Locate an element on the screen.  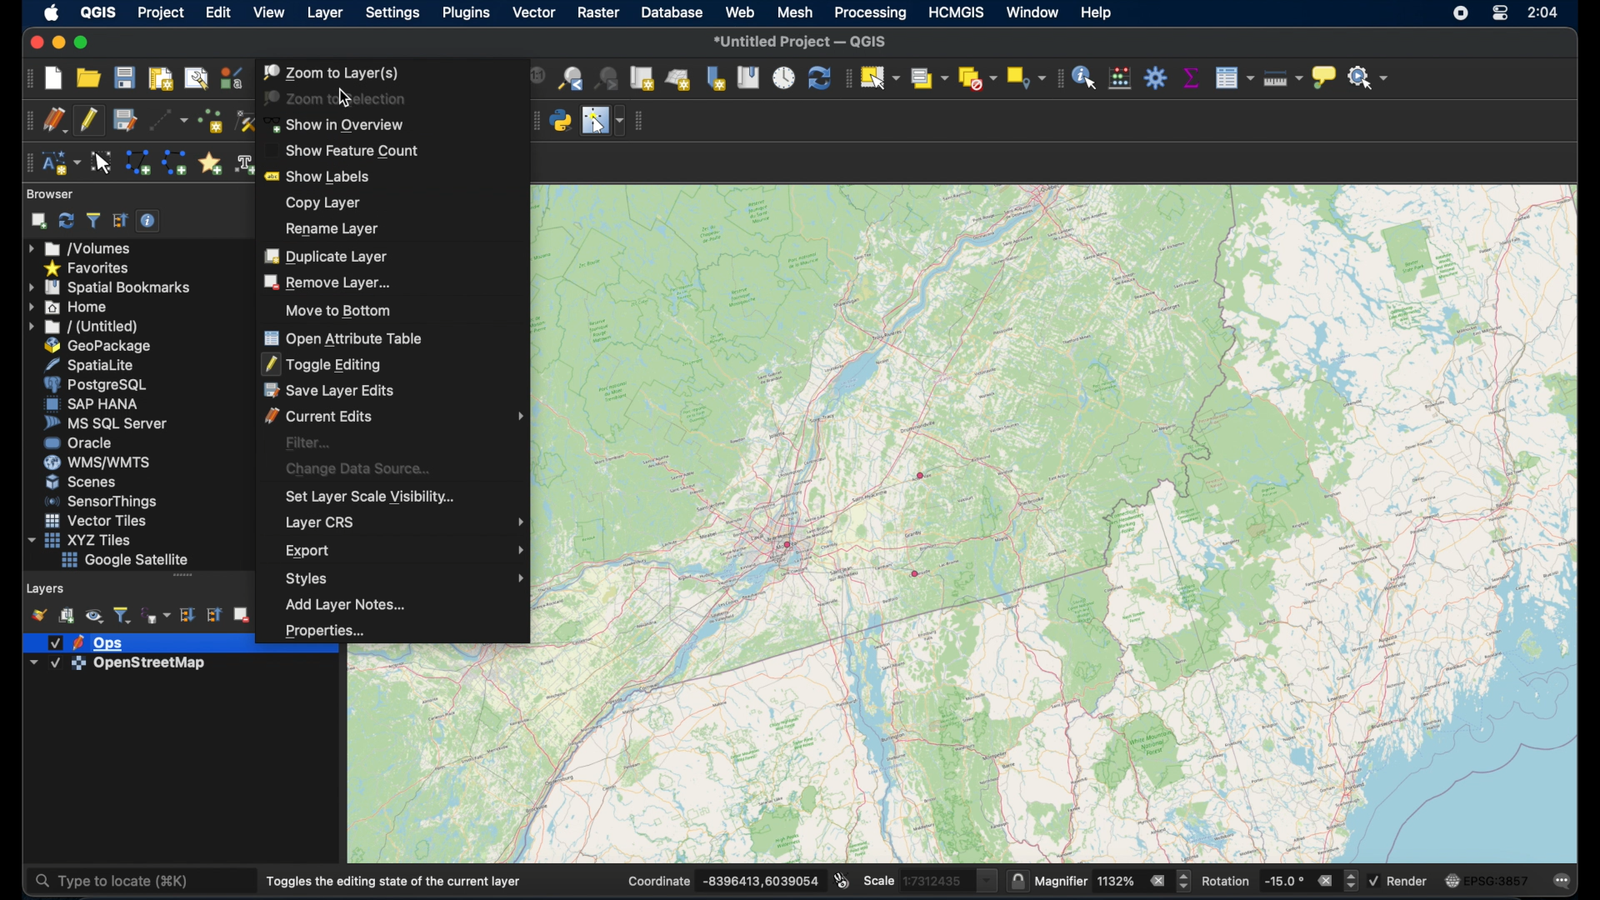
refresh is located at coordinates (817, 77).